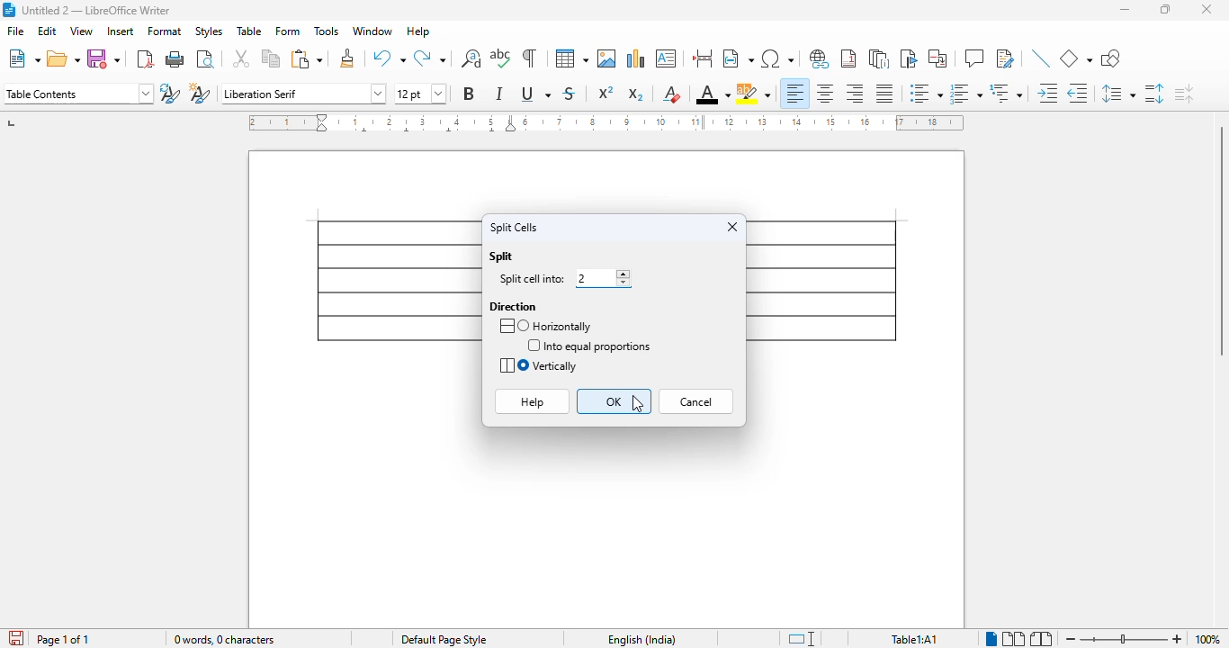 Image resolution: width=1229 pixels, height=648 pixels. Describe the element at coordinates (738, 58) in the screenshot. I see `insert field` at that location.